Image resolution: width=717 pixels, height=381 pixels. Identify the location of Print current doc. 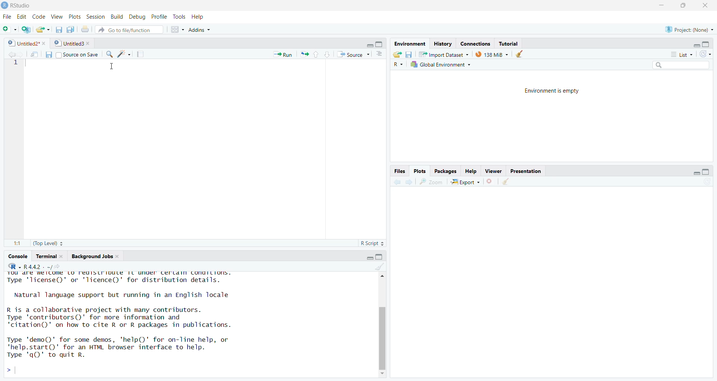
(86, 30).